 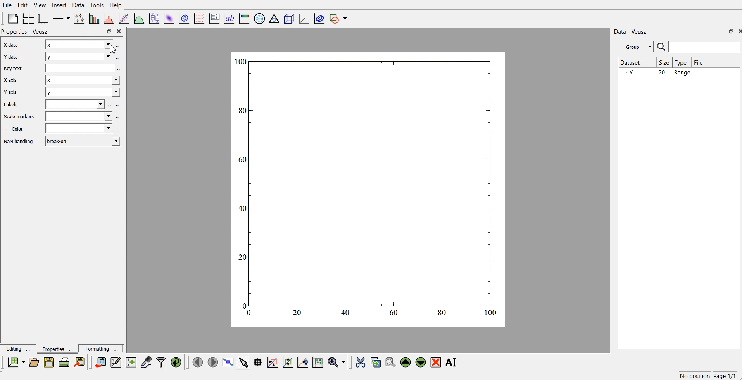 I want to click on move up, so click(x=406, y=361).